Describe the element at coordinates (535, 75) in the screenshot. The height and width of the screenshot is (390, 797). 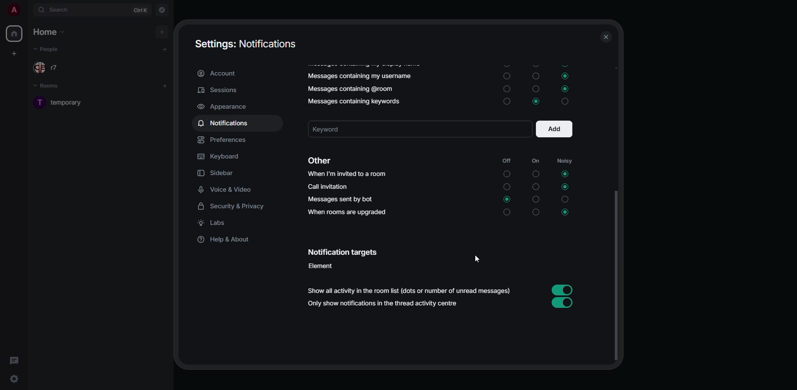
I see `On` at that location.